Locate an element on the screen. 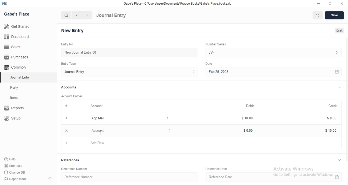 The image size is (348, 185). Account is located at coordinates (97, 106).